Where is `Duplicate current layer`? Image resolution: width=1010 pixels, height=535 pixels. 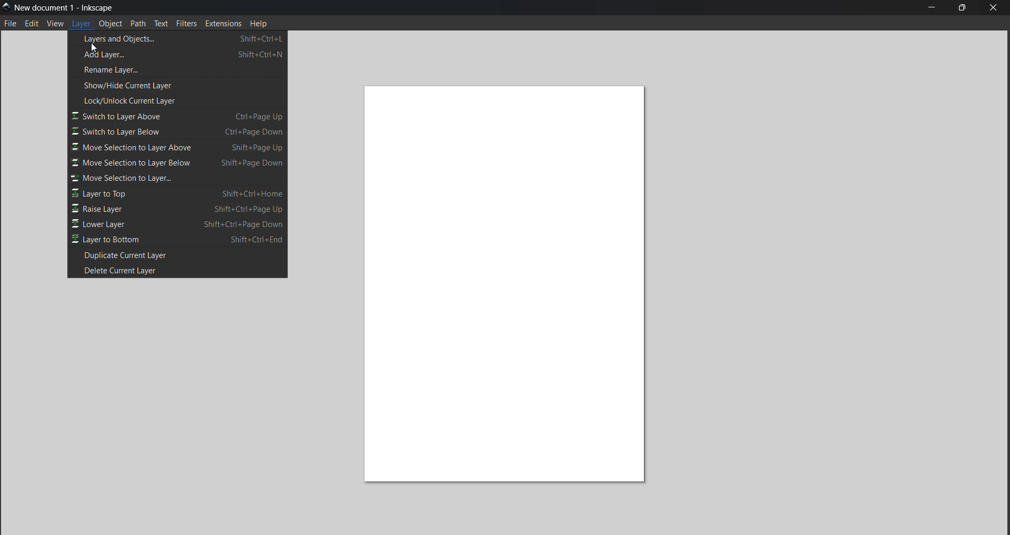
Duplicate current layer is located at coordinates (135, 255).